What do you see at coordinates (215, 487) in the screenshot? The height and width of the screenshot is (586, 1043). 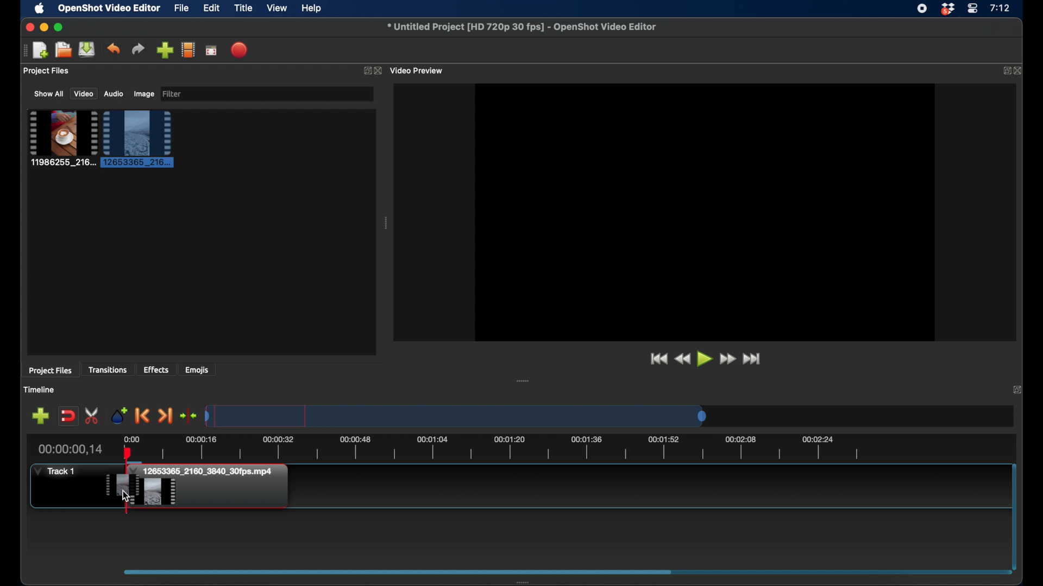 I see `File added to timeline` at bounding box center [215, 487].